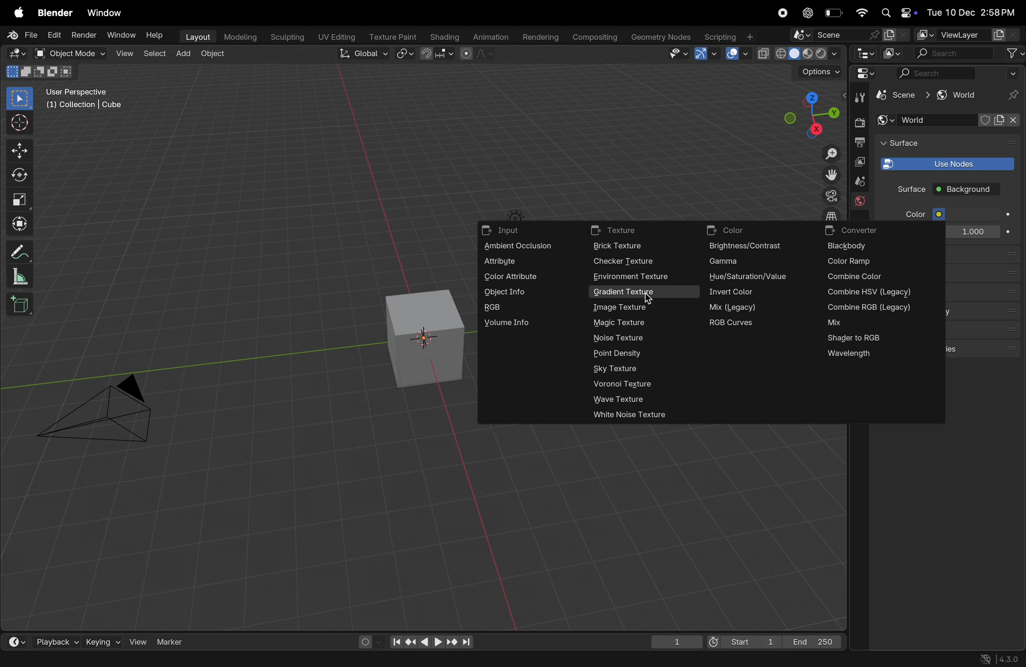  Describe the element at coordinates (55, 642) in the screenshot. I see `` at that location.